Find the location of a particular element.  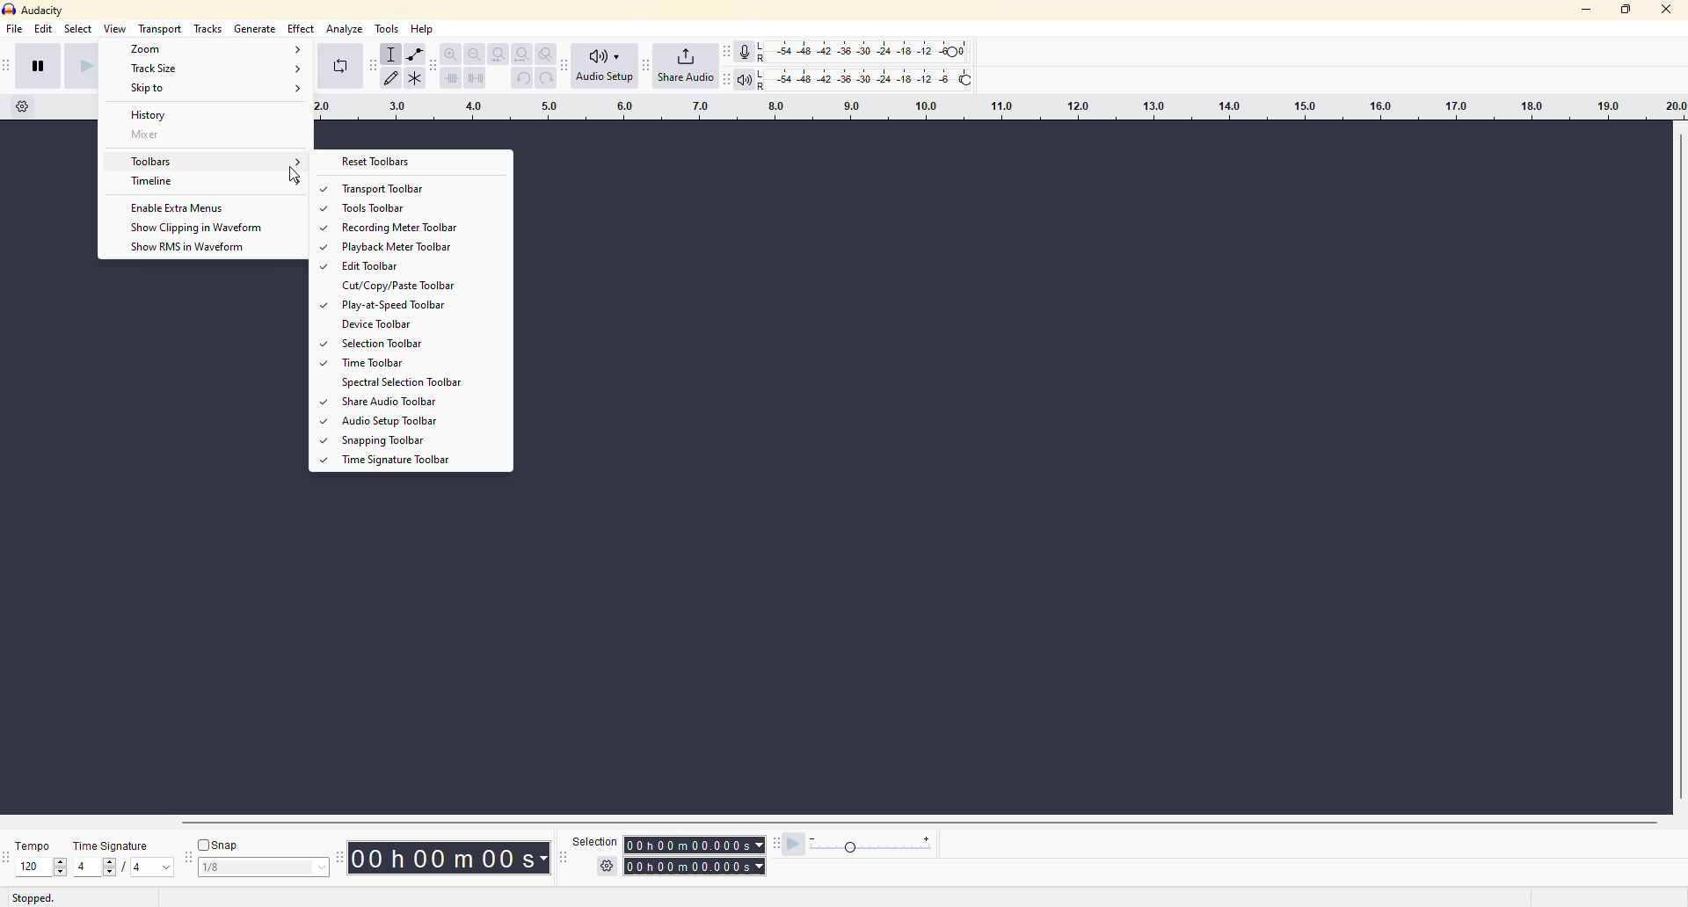

Show RMS in Waveform is located at coordinates (185, 249).